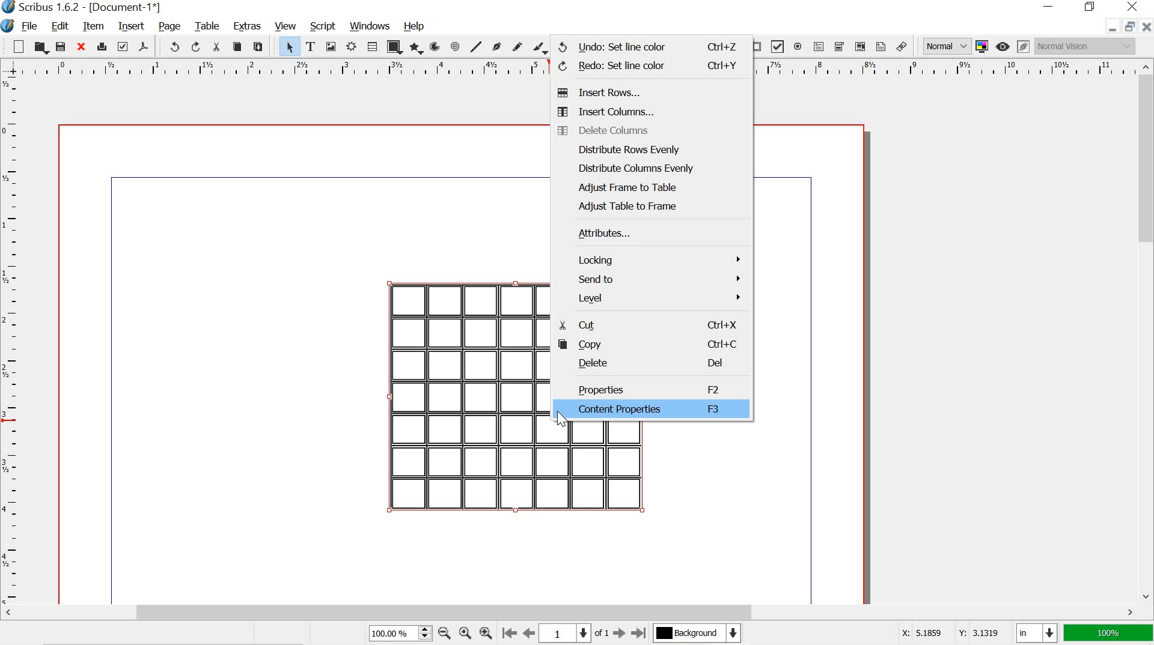 The height and width of the screenshot is (645, 1154). I want to click on 1, so click(557, 634).